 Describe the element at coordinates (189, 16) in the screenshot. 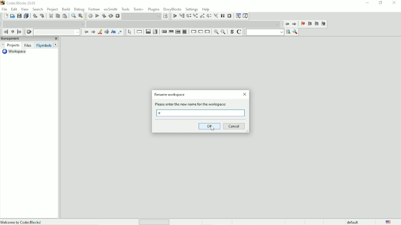

I see `Next line` at that location.